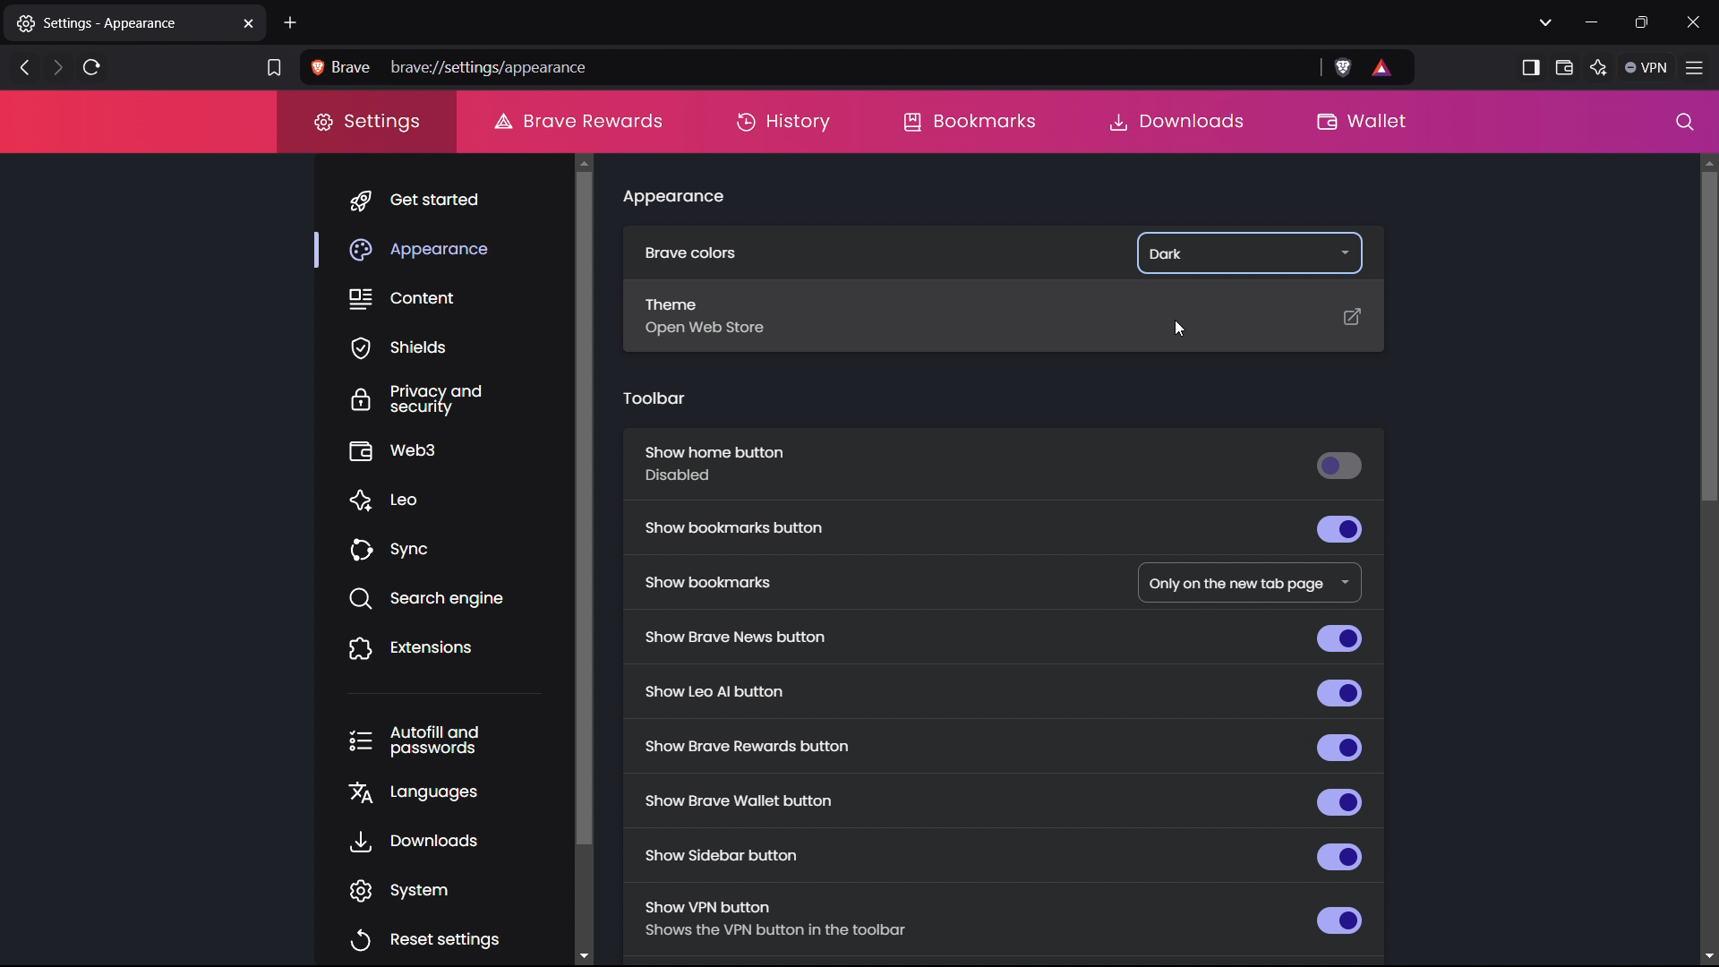 This screenshot has width=1719, height=967. Describe the element at coordinates (1546, 22) in the screenshot. I see `search tabs` at that location.